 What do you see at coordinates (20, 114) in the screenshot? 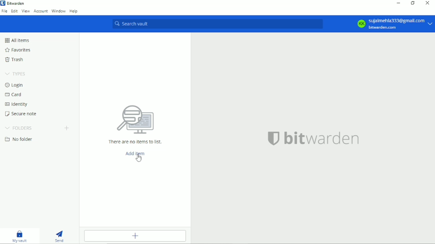
I see `Secure note` at bounding box center [20, 114].